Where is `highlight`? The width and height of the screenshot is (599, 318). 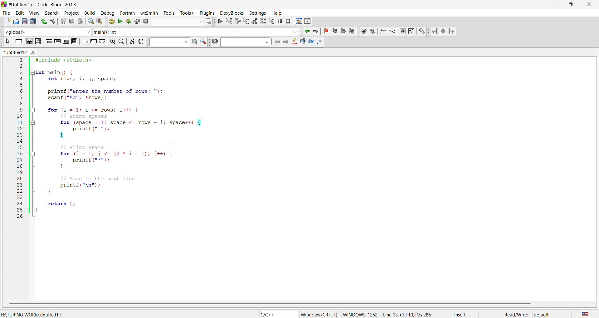 highlight is located at coordinates (294, 42).